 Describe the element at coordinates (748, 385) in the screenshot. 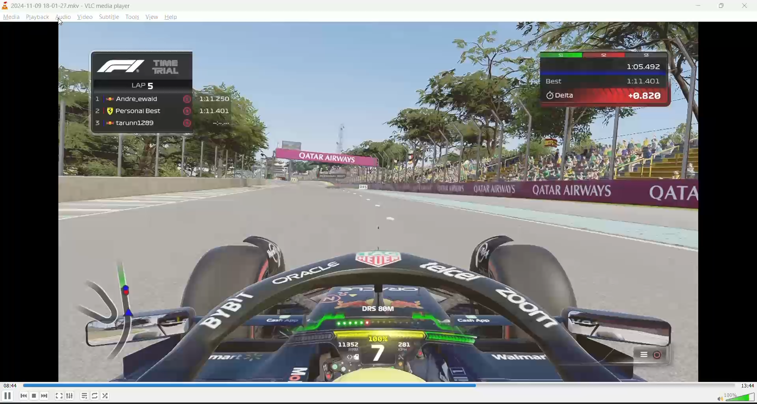

I see `total track time` at that location.